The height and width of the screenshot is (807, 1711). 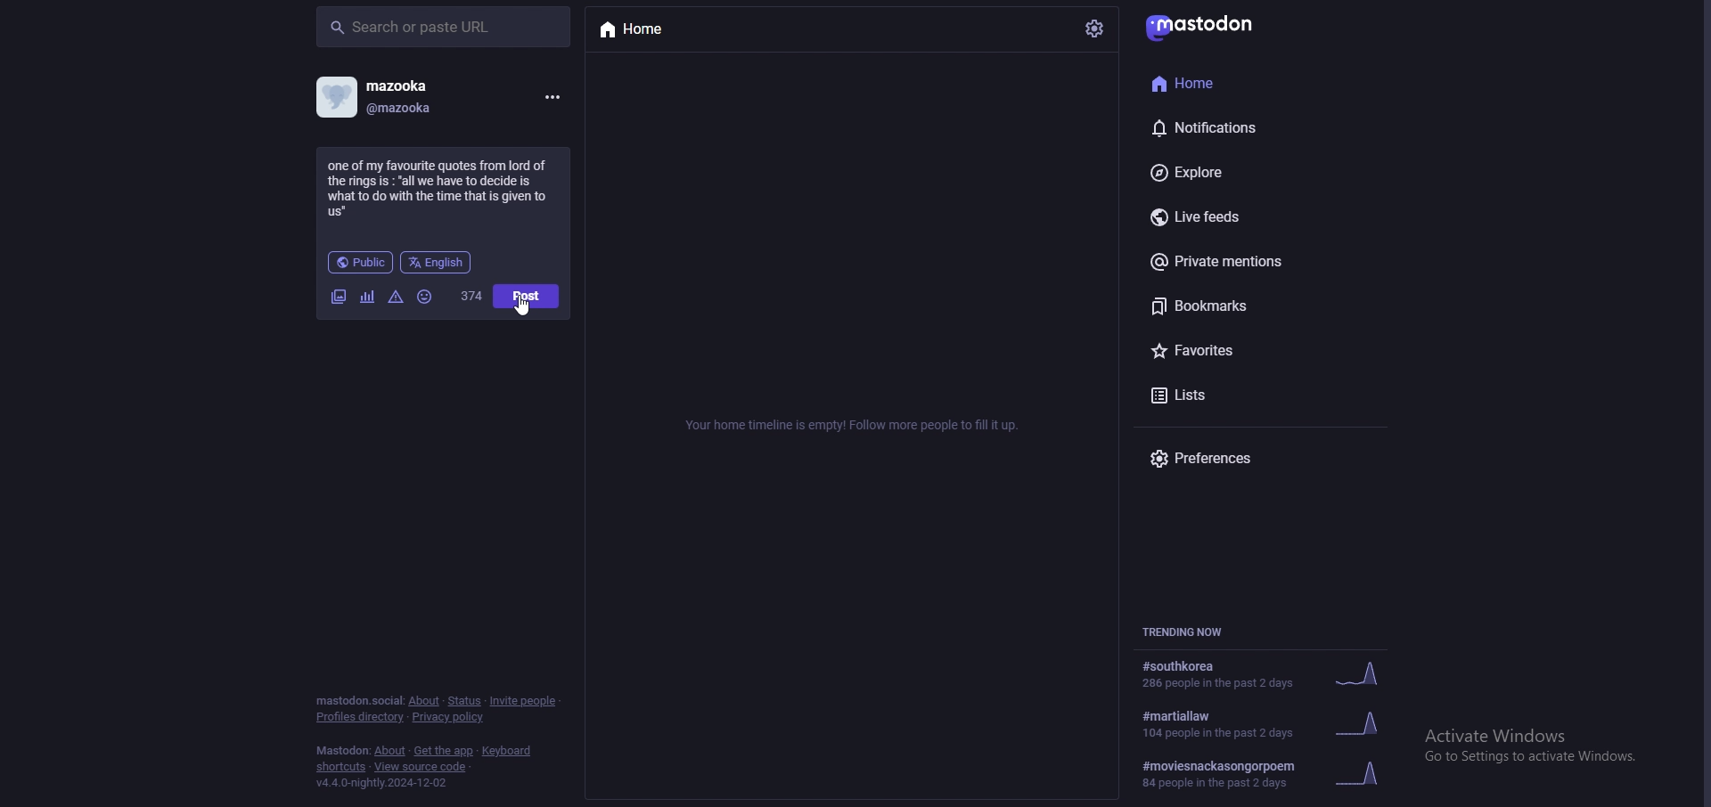 What do you see at coordinates (551, 97) in the screenshot?
I see `menu` at bounding box center [551, 97].